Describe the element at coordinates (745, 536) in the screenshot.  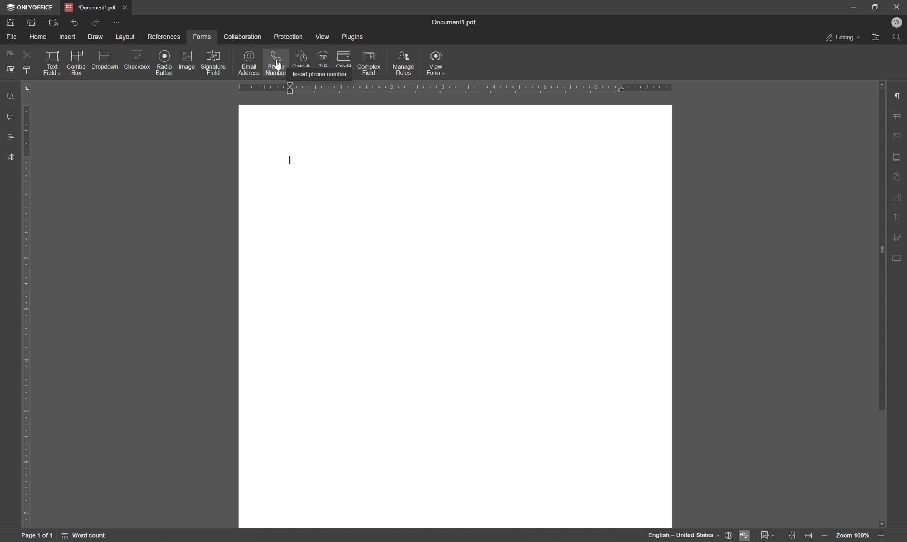
I see `spell checking` at that location.